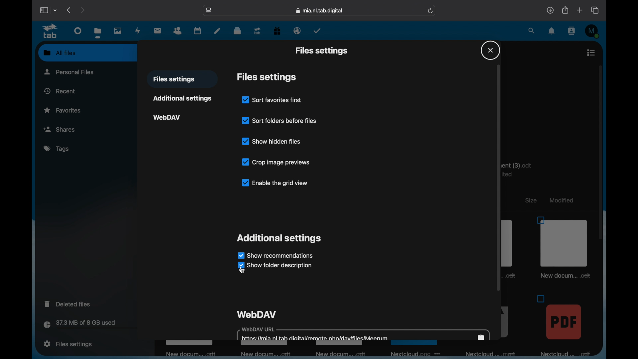 This screenshot has height=359, width=638. Describe the element at coordinates (62, 110) in the screenshot. I see `favorites` at that location.